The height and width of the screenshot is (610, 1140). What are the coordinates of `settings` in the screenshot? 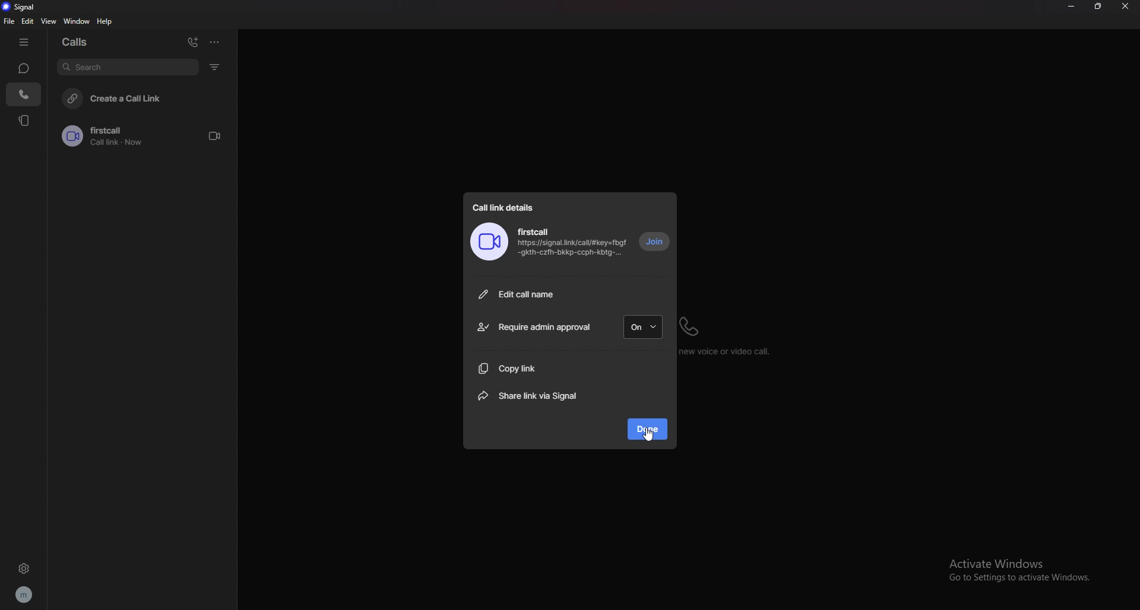 It's located at (24, 568).